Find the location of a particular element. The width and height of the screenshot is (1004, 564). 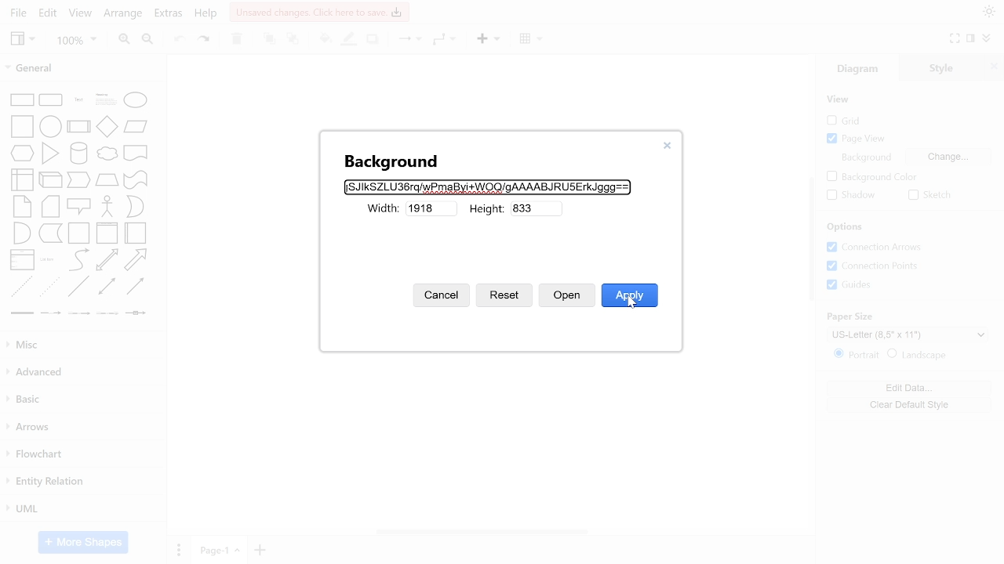

UML is located at coordinates (79, 508).